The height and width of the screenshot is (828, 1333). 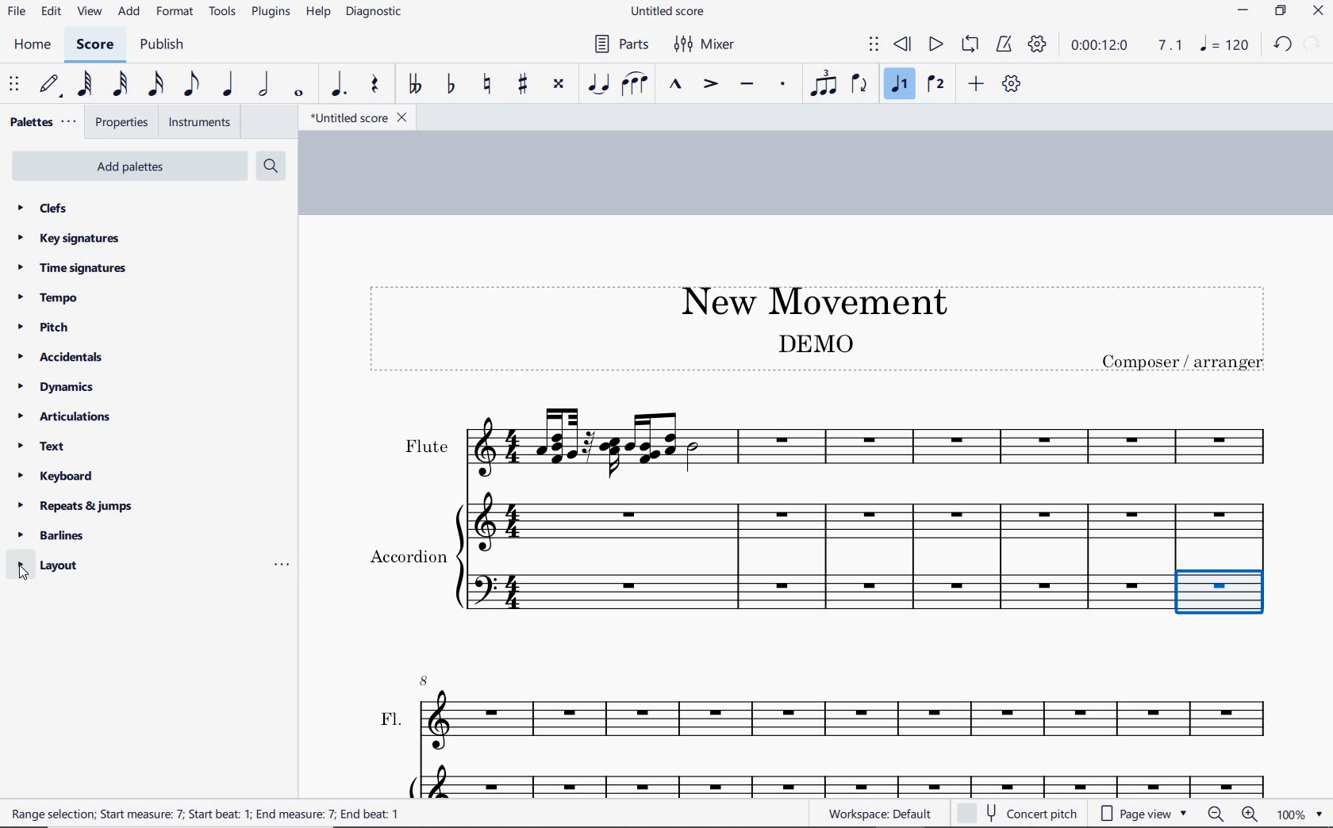 What do you see at coordinates (1012, 85) in the screenshot?
I see `customize toolbar` at bounding box center [1012, 85].